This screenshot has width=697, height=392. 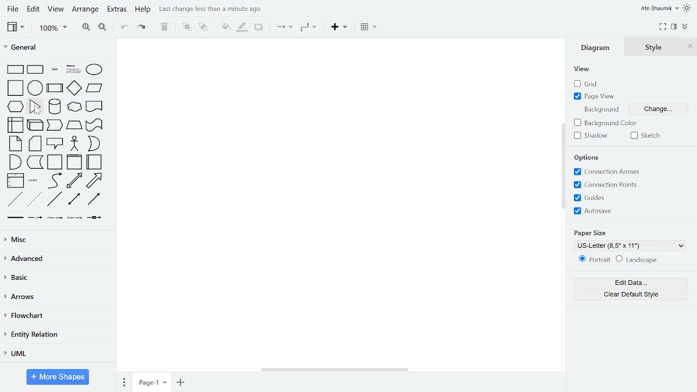 What do you see at coordinates (94, 88) in the screenshot?
I see `parallelogram` at bounding box center [94, 88].